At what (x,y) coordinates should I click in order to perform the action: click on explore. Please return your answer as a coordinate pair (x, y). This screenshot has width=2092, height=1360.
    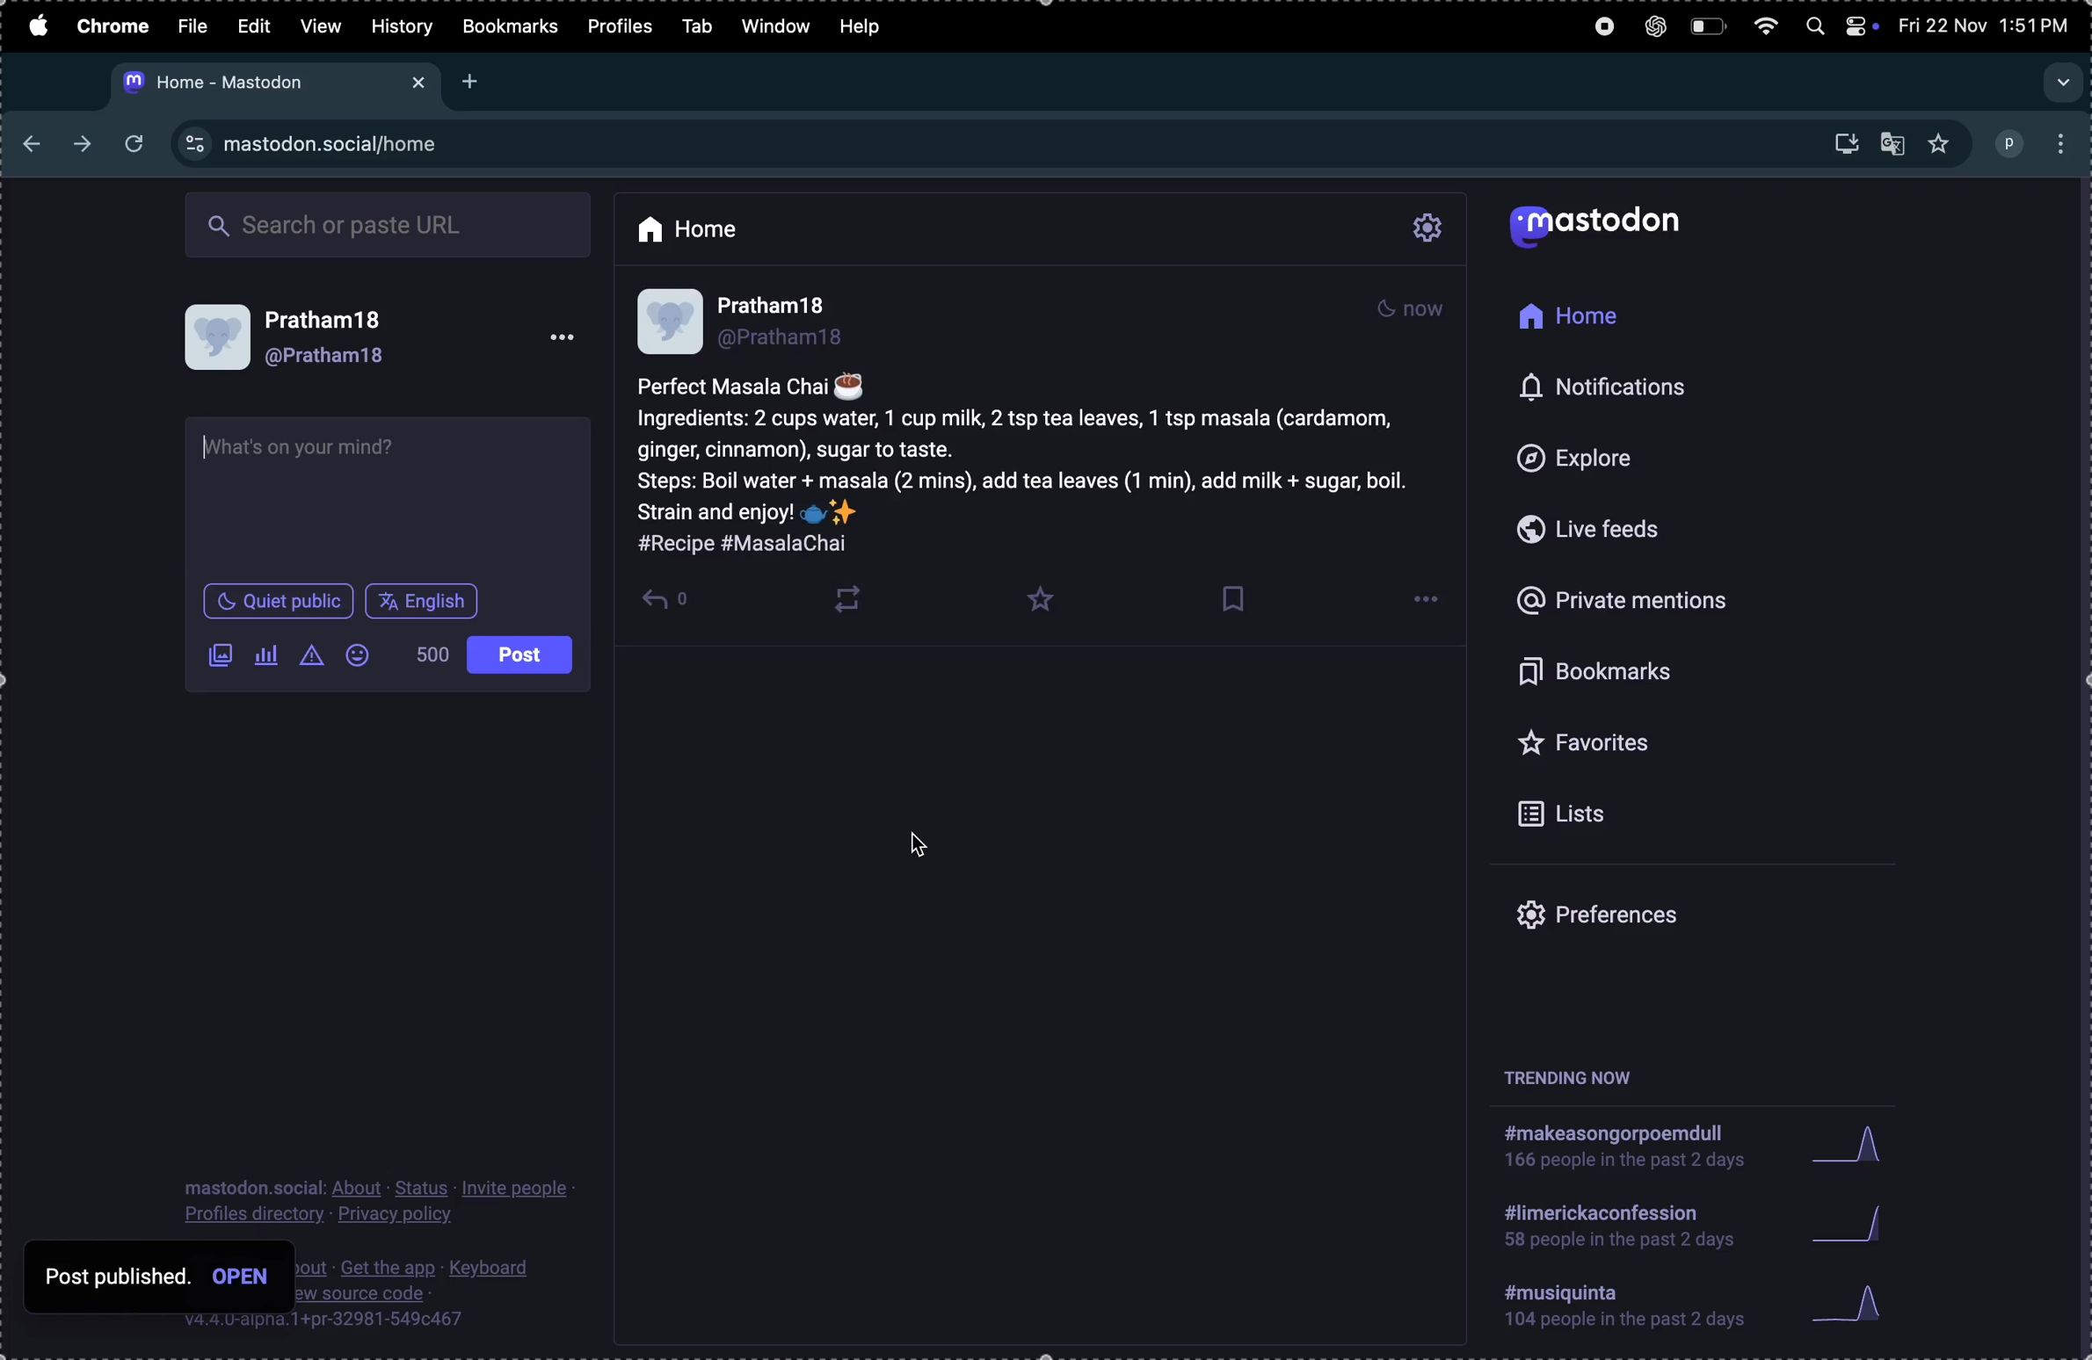
    Looking at the image, I should click on (1630, 452).